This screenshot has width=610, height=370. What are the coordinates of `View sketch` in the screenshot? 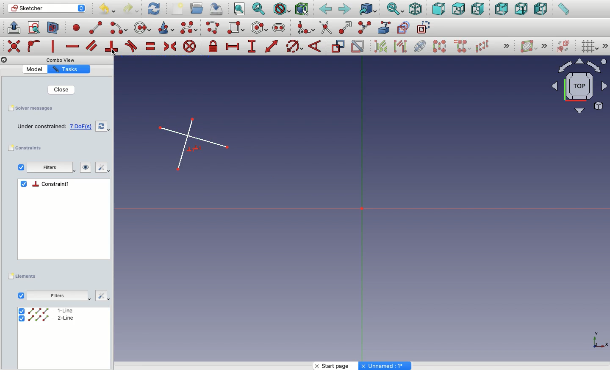 It's located at (34, 28).